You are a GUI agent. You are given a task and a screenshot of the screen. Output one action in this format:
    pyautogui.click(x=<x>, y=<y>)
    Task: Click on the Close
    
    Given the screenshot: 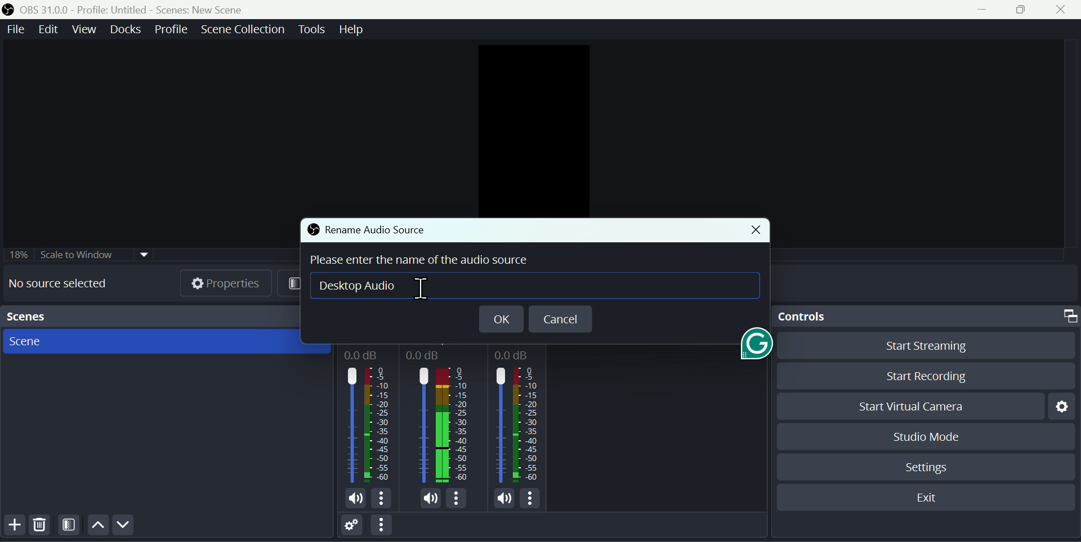 What is the action you would take?
    pyautogui.click(x=1064, y=11)
    